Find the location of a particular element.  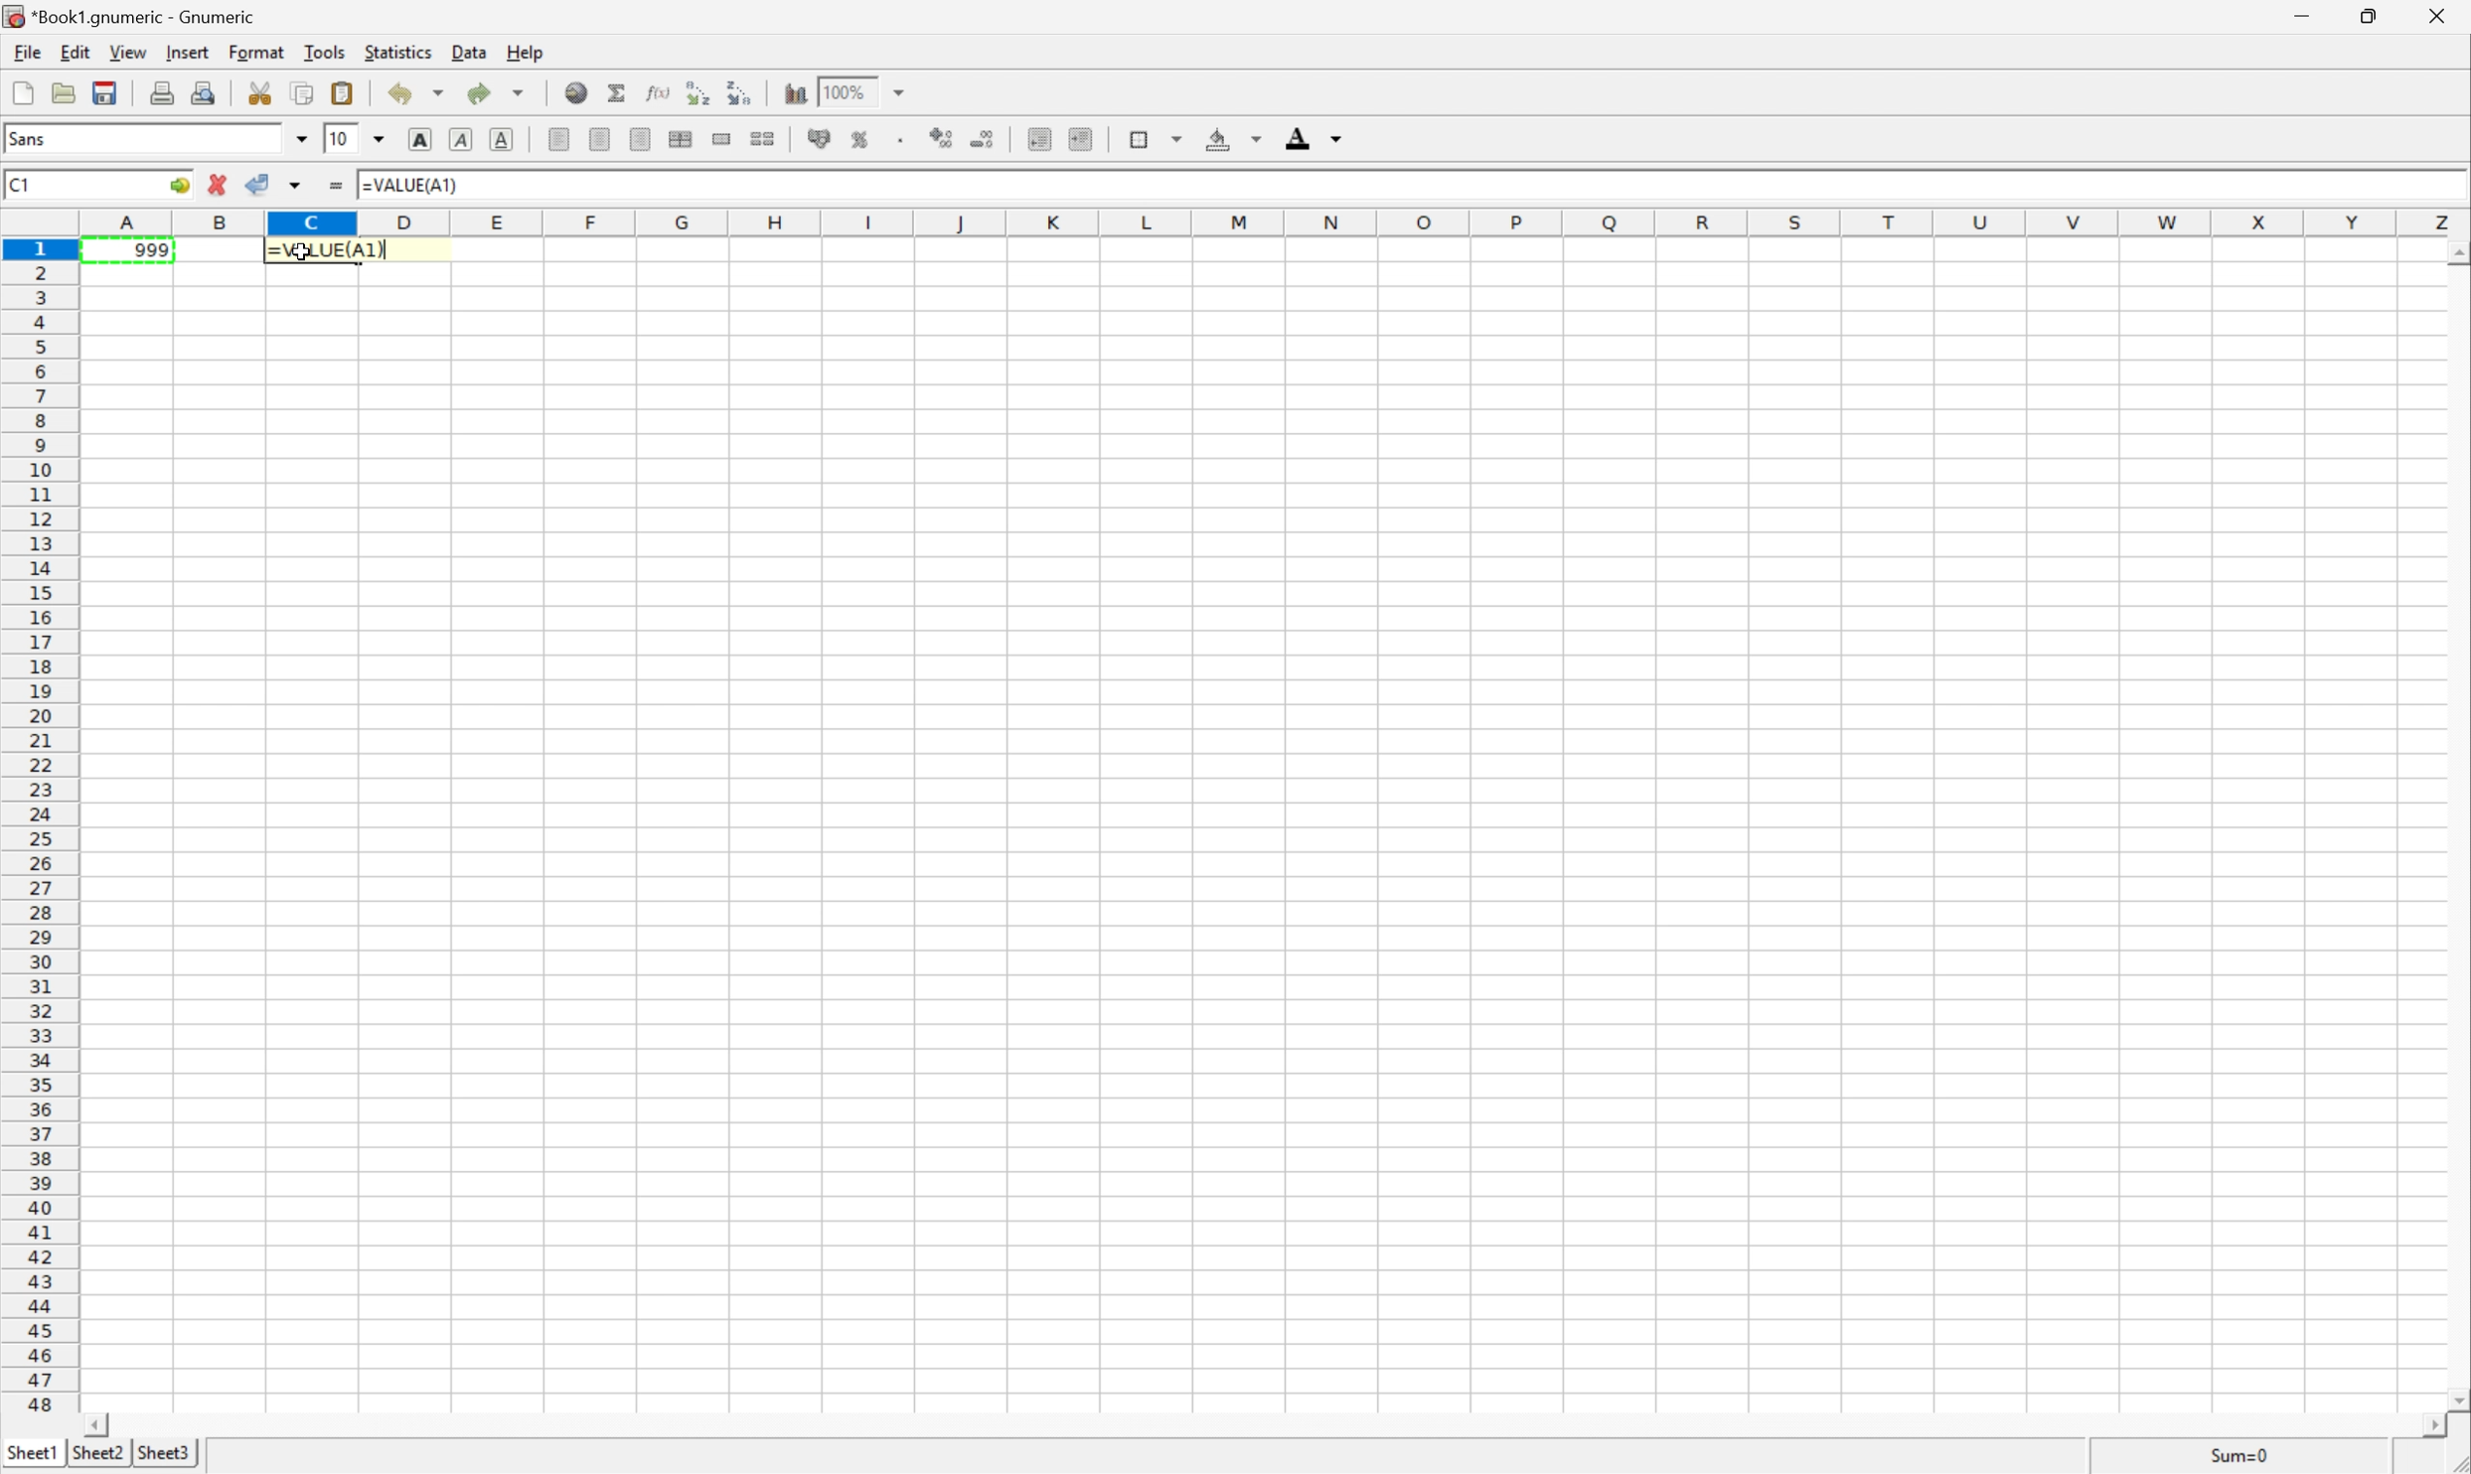

print preview is located at coordinates (207, 93).